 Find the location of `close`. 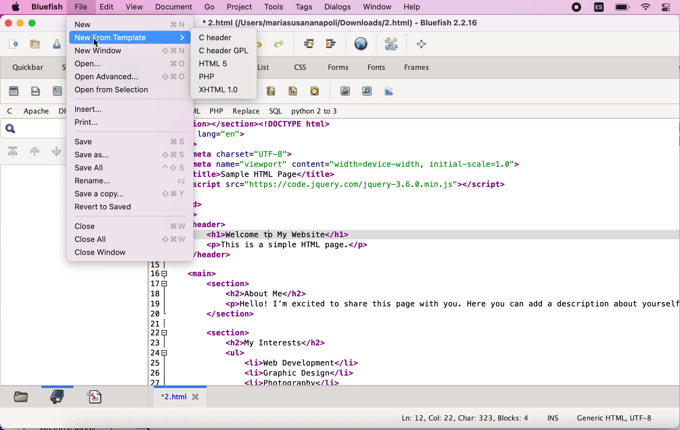

close is located at coordinates (9, 24).